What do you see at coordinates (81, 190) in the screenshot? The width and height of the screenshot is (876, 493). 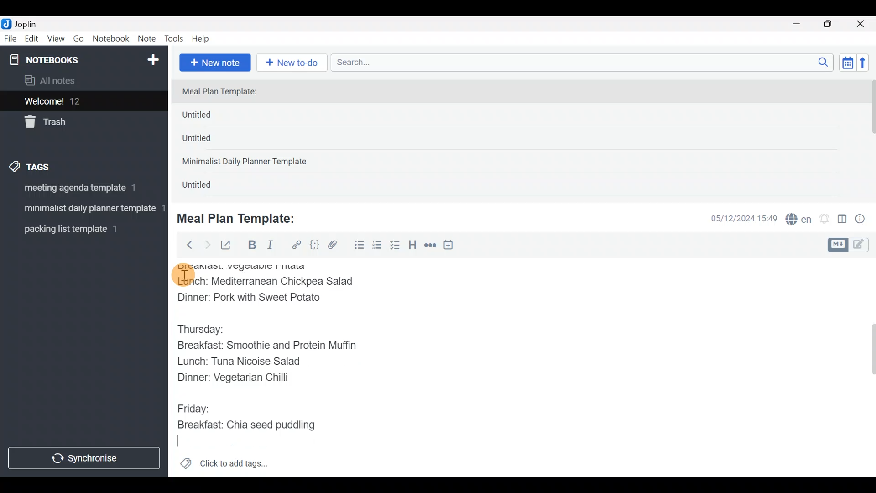 I see `Tag 1` at bounding box center [81, 190].